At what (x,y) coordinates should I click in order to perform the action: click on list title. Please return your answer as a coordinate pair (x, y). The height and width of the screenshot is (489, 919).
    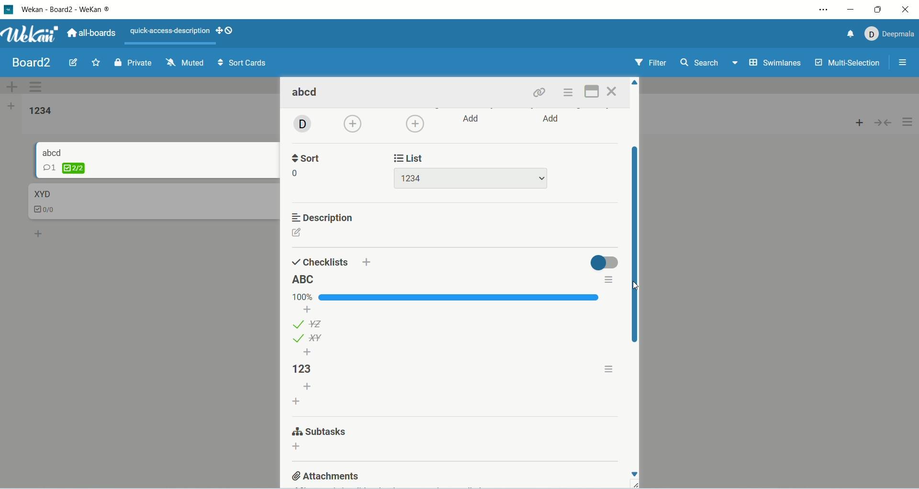
    Looking at the image, I should click on (42, 111).